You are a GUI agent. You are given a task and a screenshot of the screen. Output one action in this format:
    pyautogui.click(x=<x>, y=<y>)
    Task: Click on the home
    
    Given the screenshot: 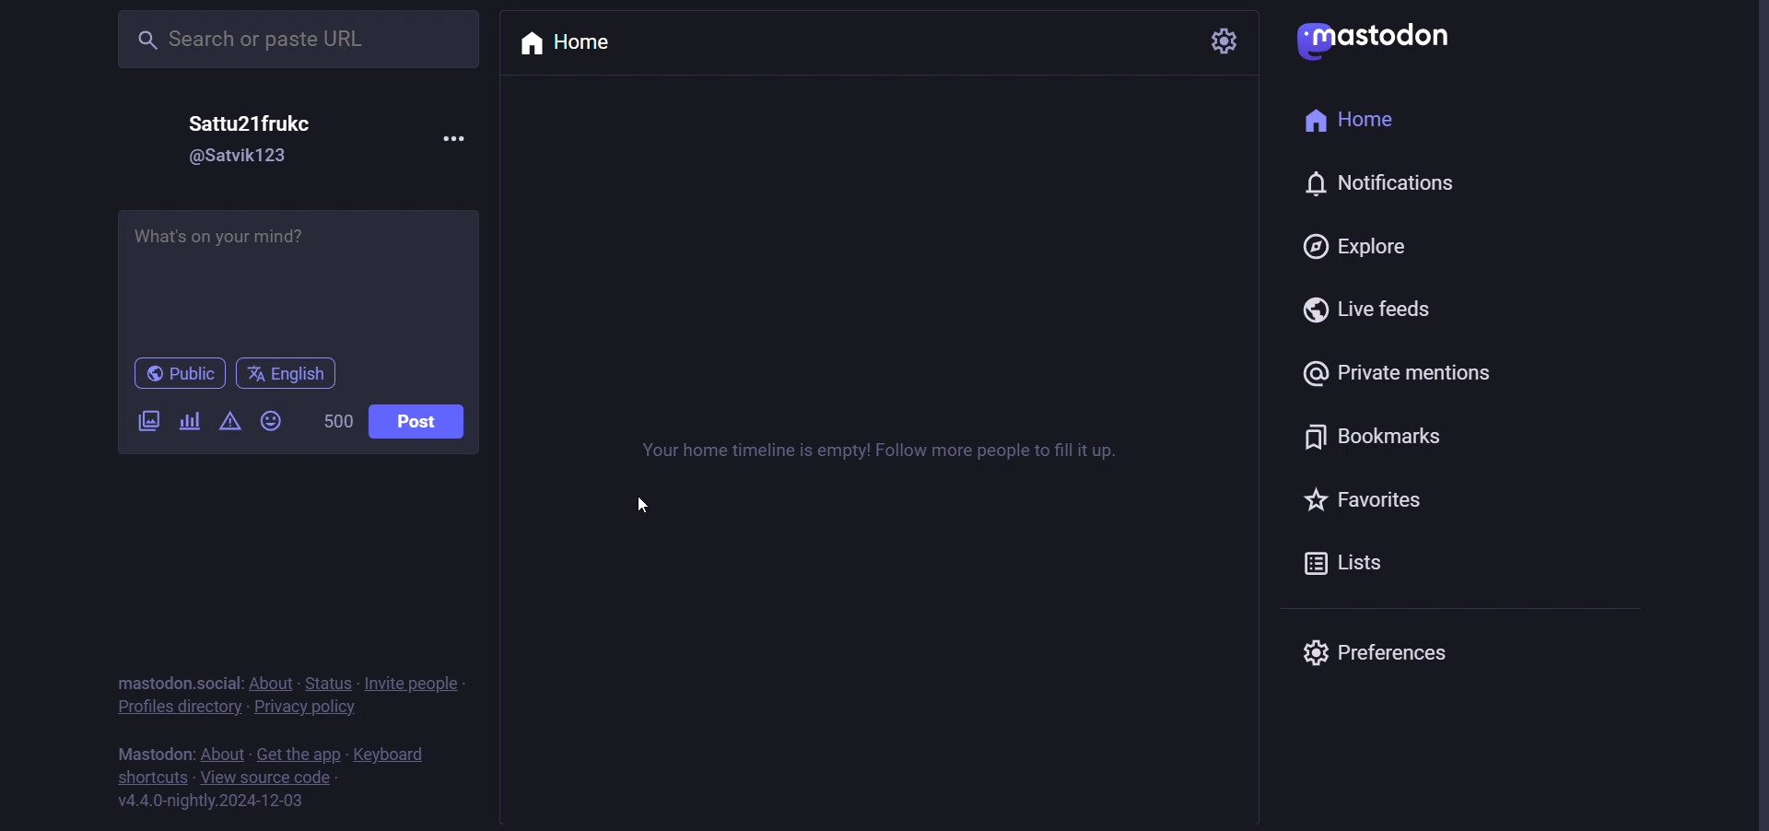 What is the action you would take?
    pyautogui.click(x=572, y=44)
    